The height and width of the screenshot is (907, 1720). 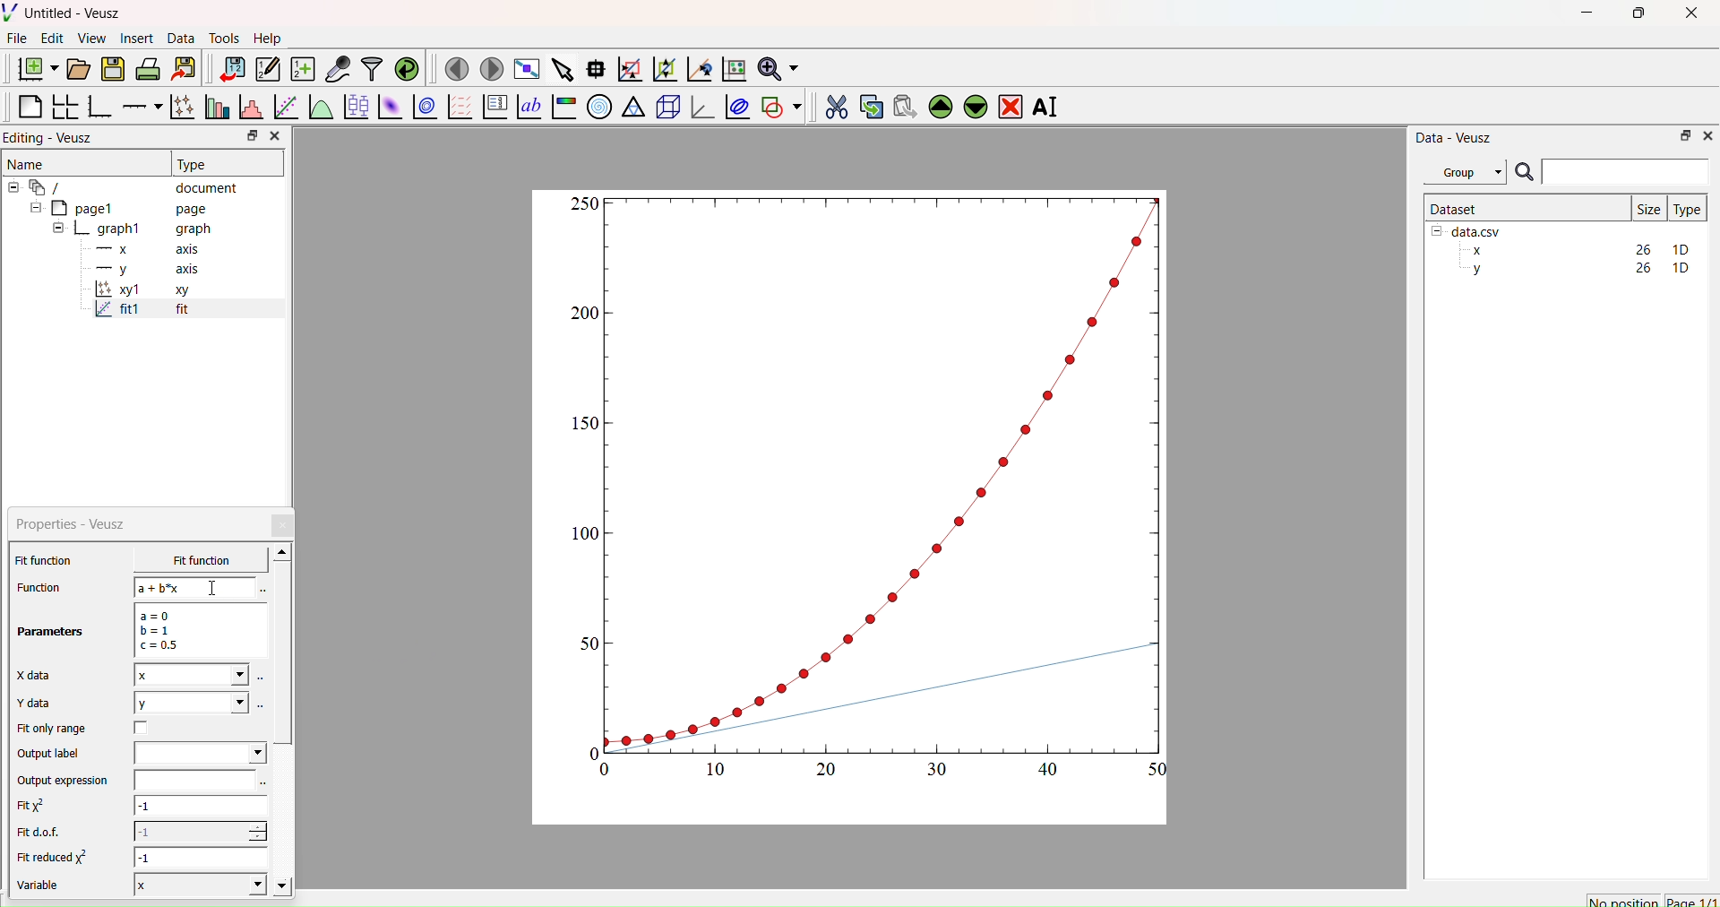 I want to click on Copy, so click(x=866, y=105).